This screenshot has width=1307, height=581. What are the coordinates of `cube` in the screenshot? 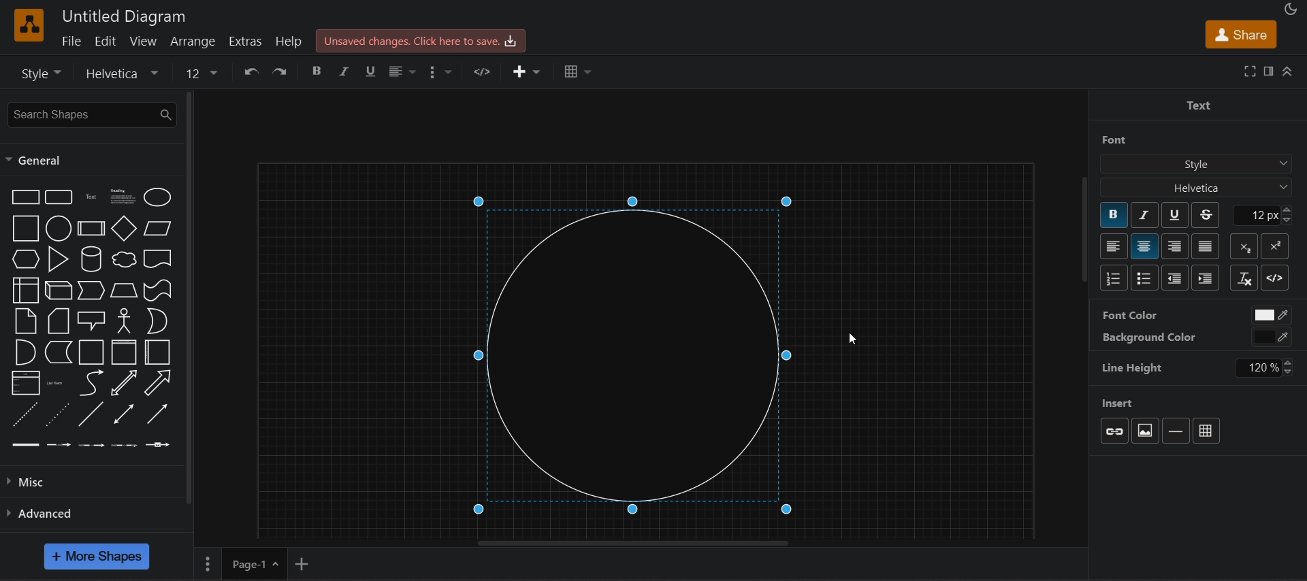 It's located at (57, 292).